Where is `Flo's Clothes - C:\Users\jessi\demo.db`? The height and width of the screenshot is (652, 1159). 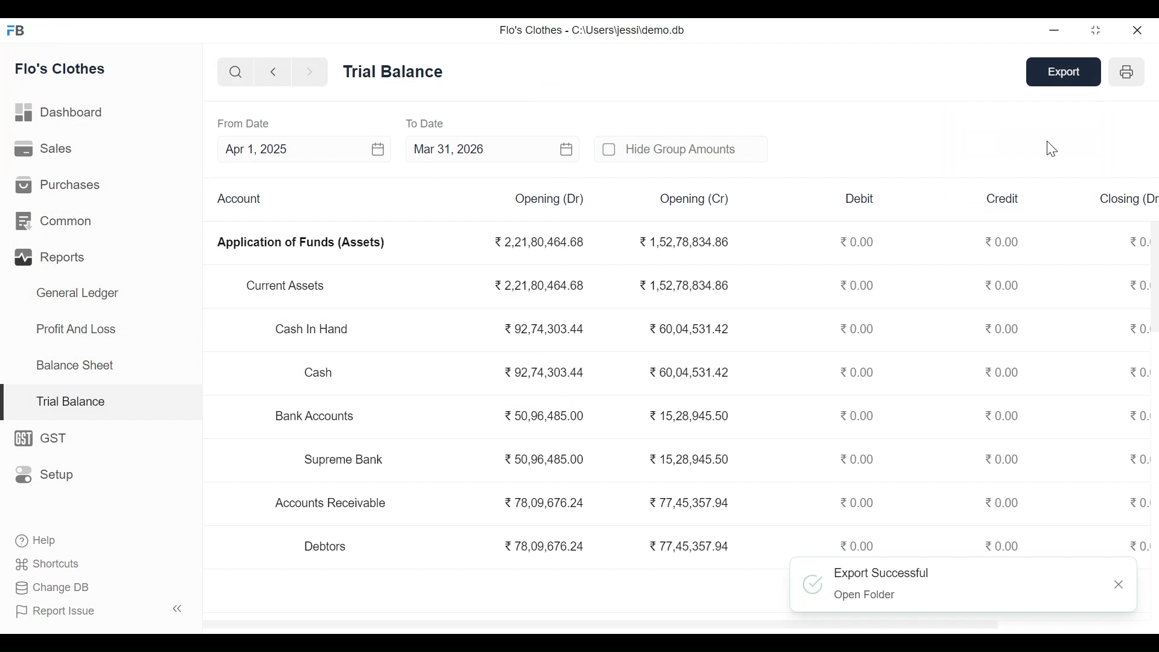 Flo's Clothes - C:\Users\jessi\demo.db is located at coordinates (592, 31).